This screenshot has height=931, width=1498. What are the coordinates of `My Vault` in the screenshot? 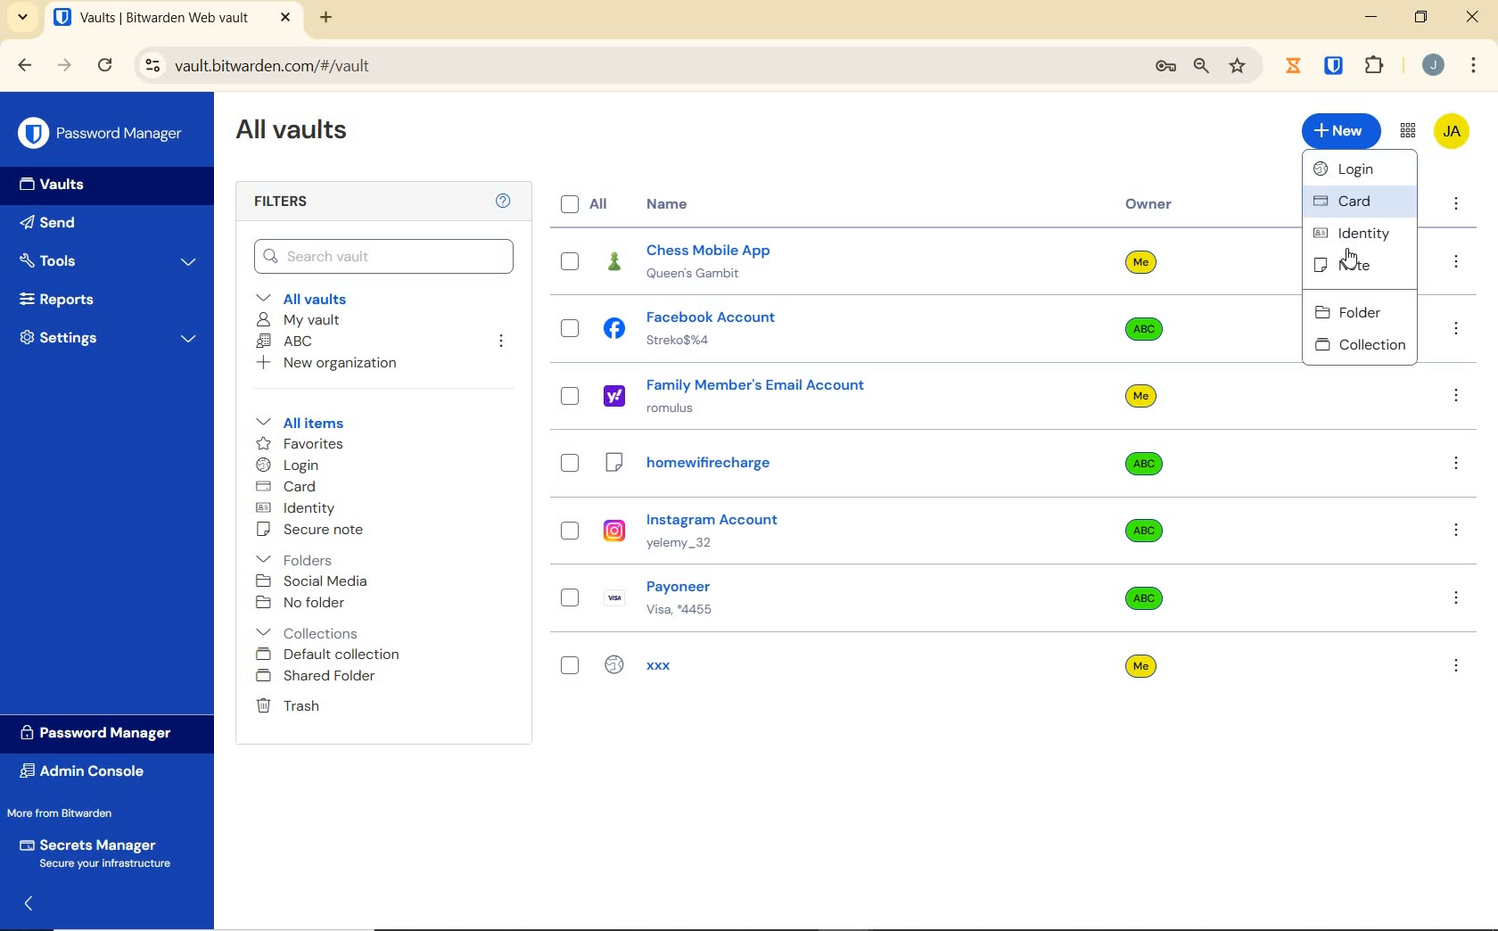 It's located at (300, 320).